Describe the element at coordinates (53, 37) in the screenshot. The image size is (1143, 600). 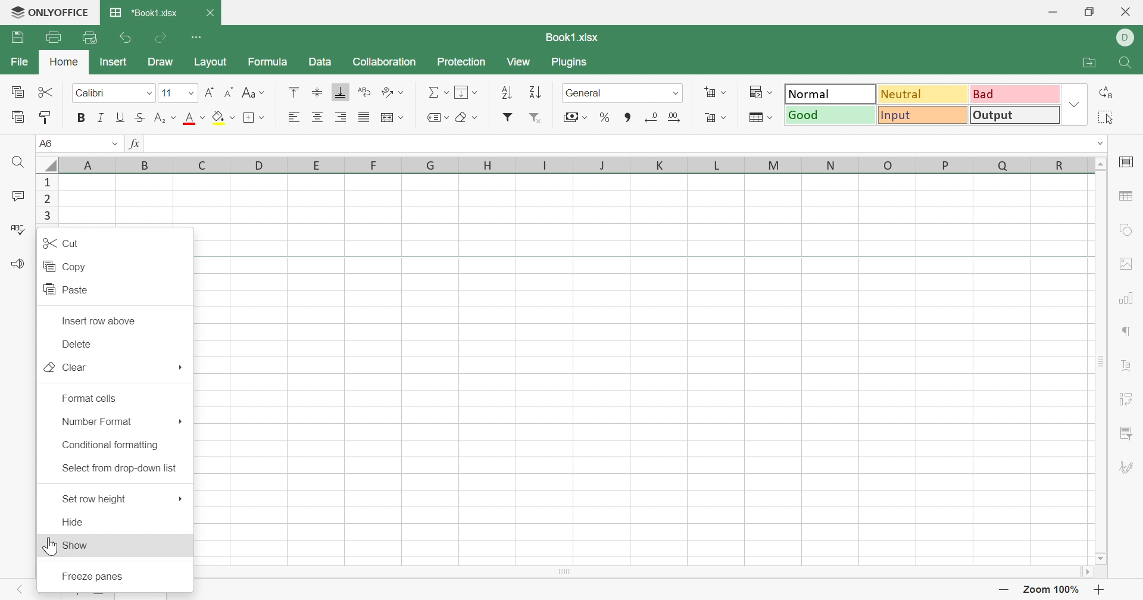
I see `Print` at that location.